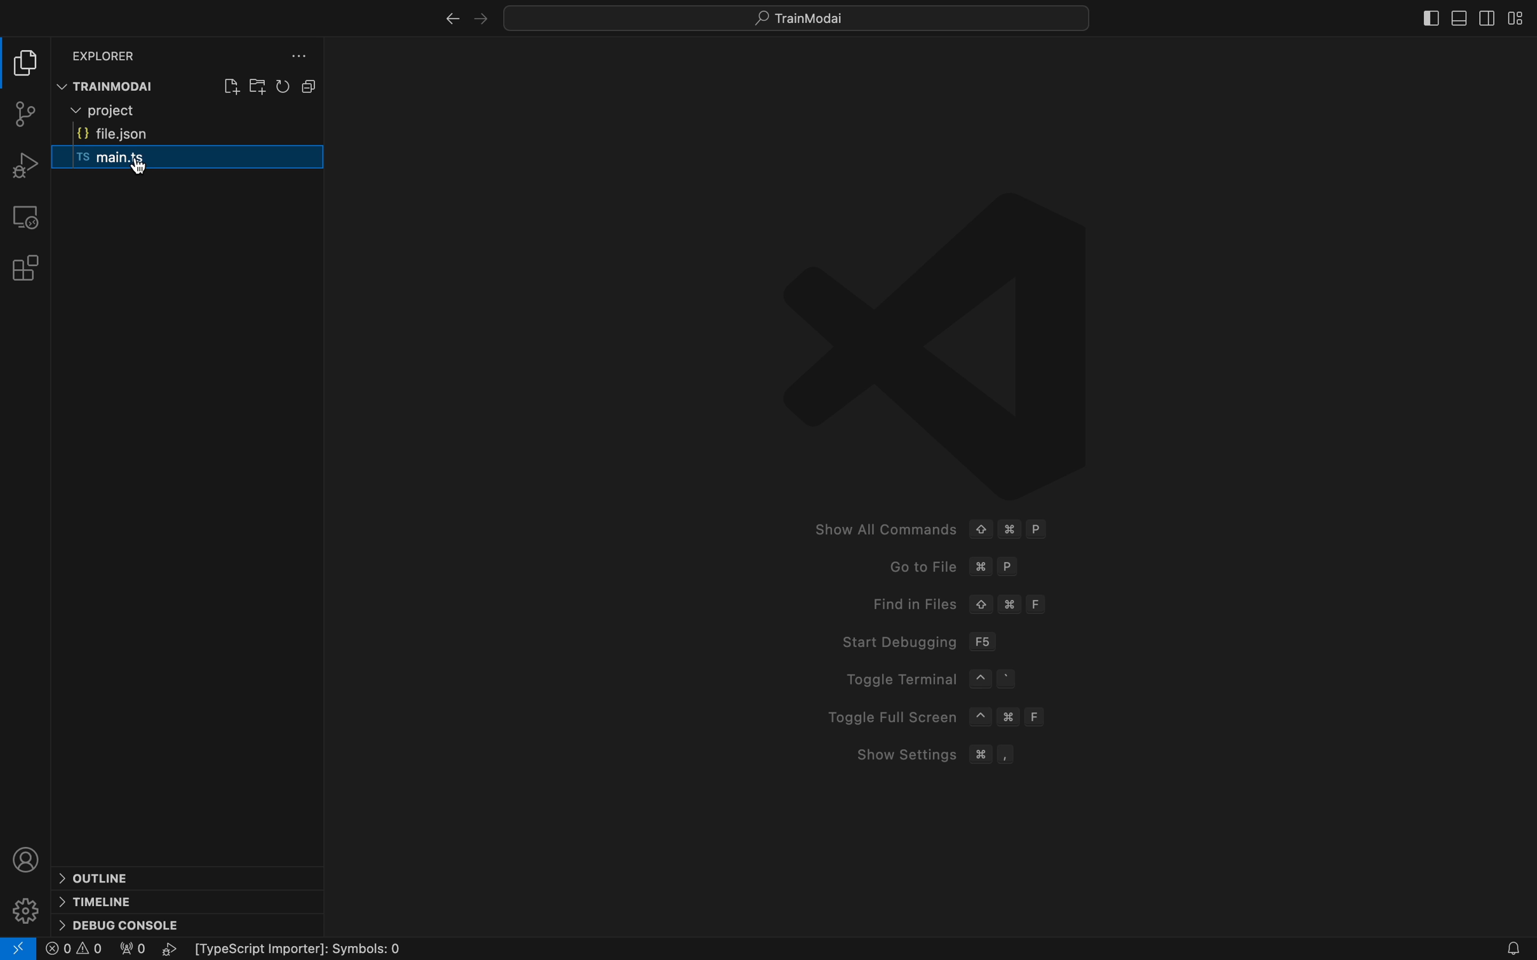 This screenshot has width=1537, height=960. I want to click on Toggle Terminal ~ °, so click(920, 681).